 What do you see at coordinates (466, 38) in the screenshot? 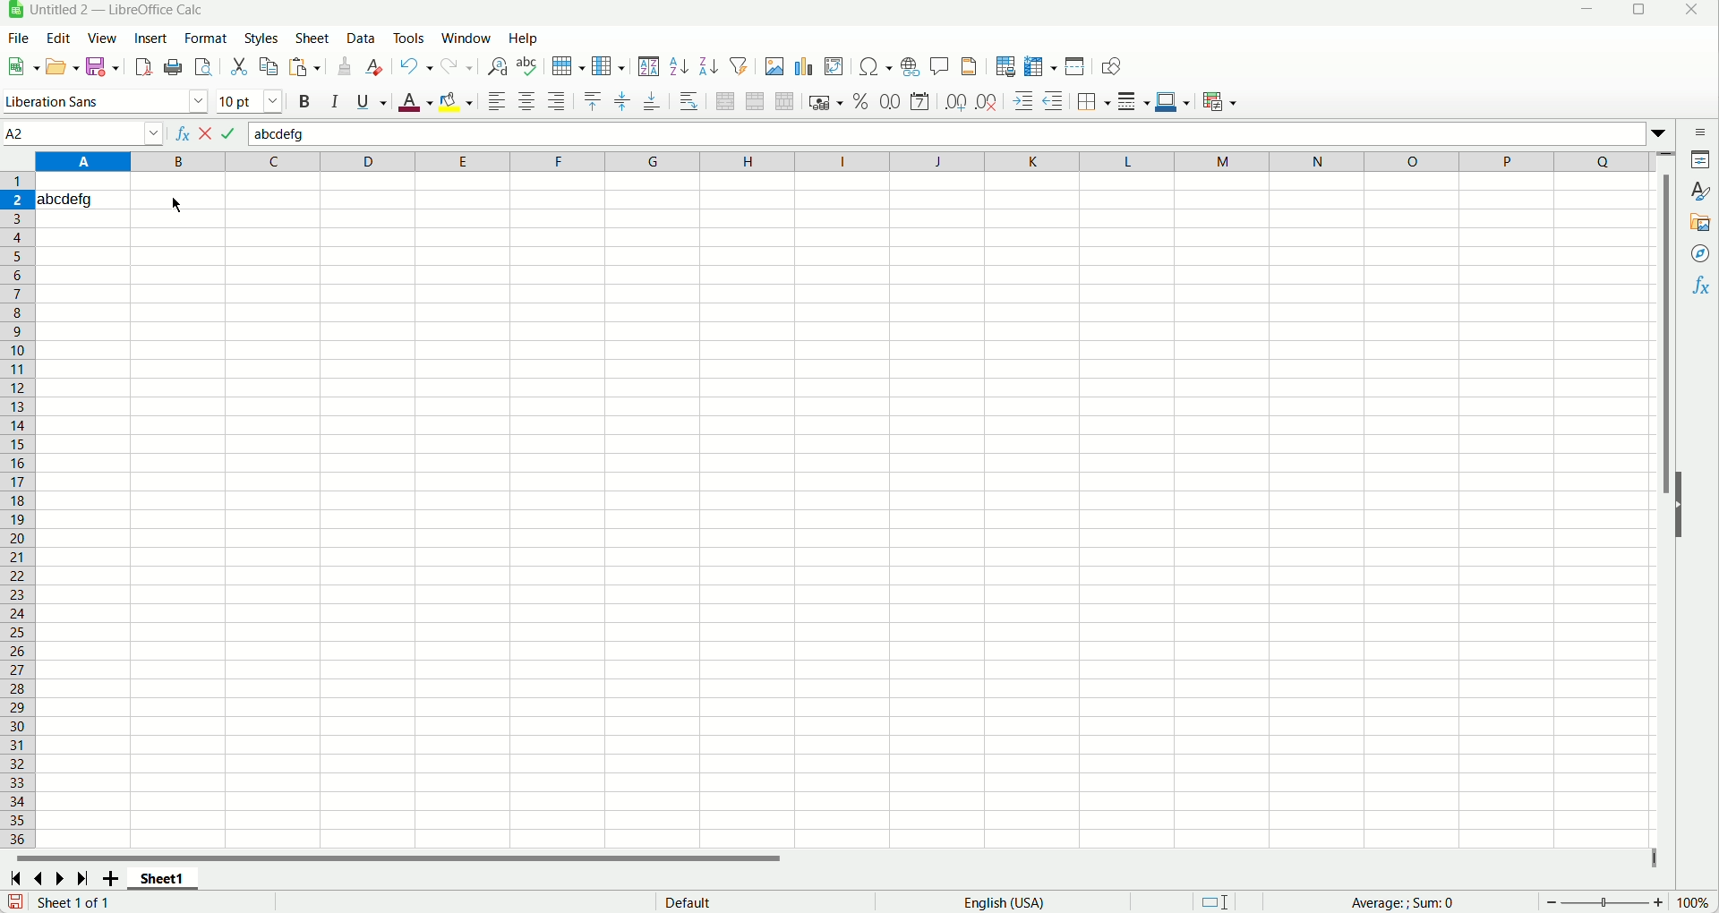
I see `window` at bounding box center [466, 38].